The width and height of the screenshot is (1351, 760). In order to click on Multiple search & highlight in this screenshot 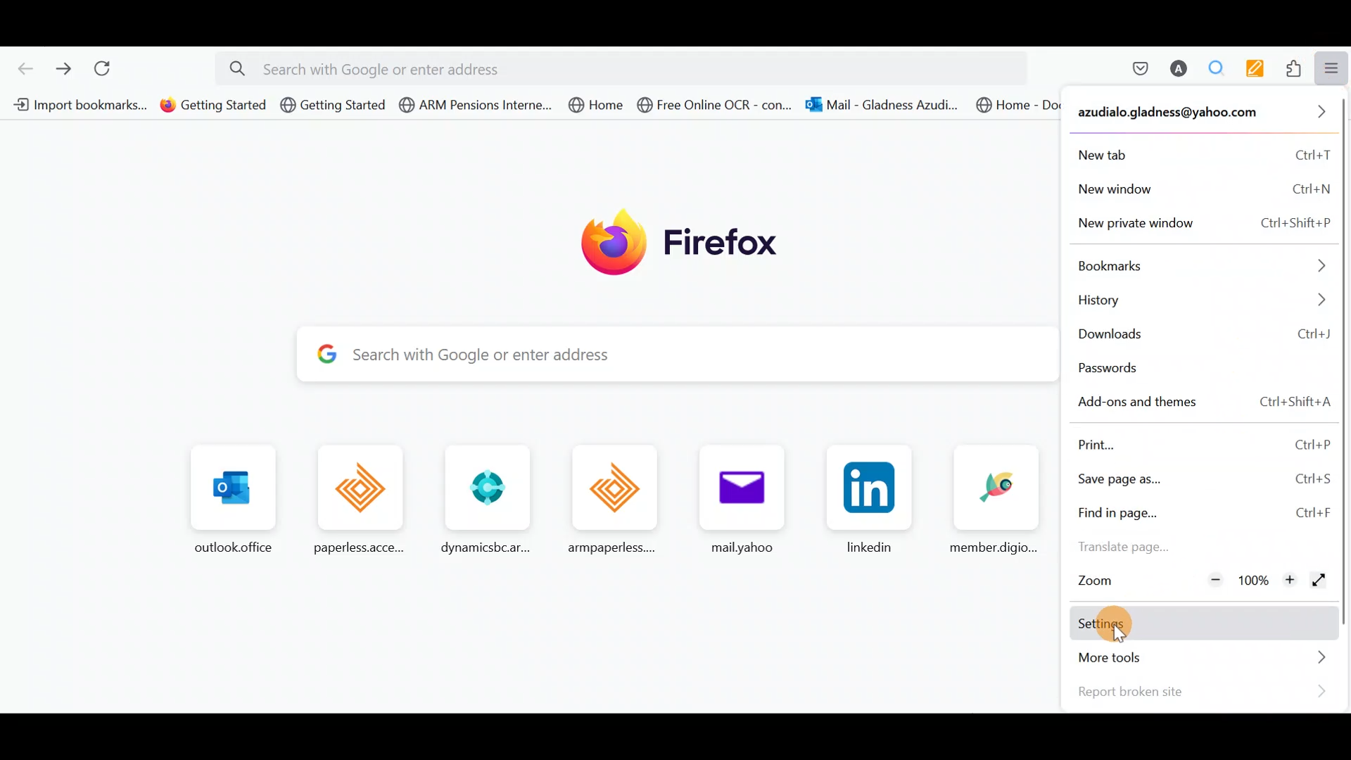, I will do `click(1211, 70)`.